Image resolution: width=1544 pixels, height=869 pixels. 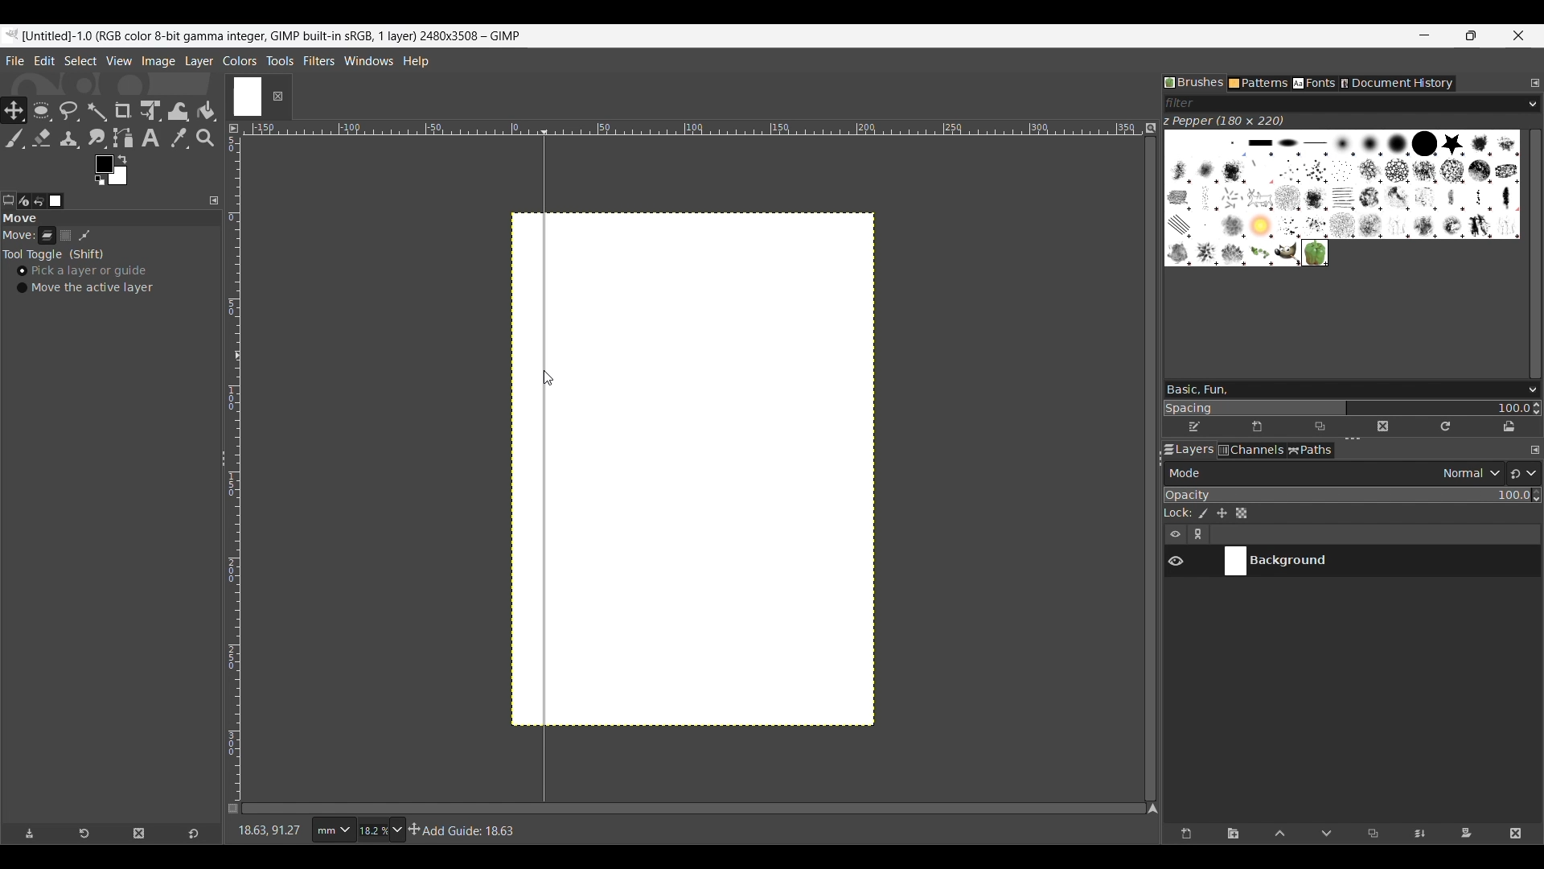 I want to click on Indicates move tools, so click(x=18, y=235).